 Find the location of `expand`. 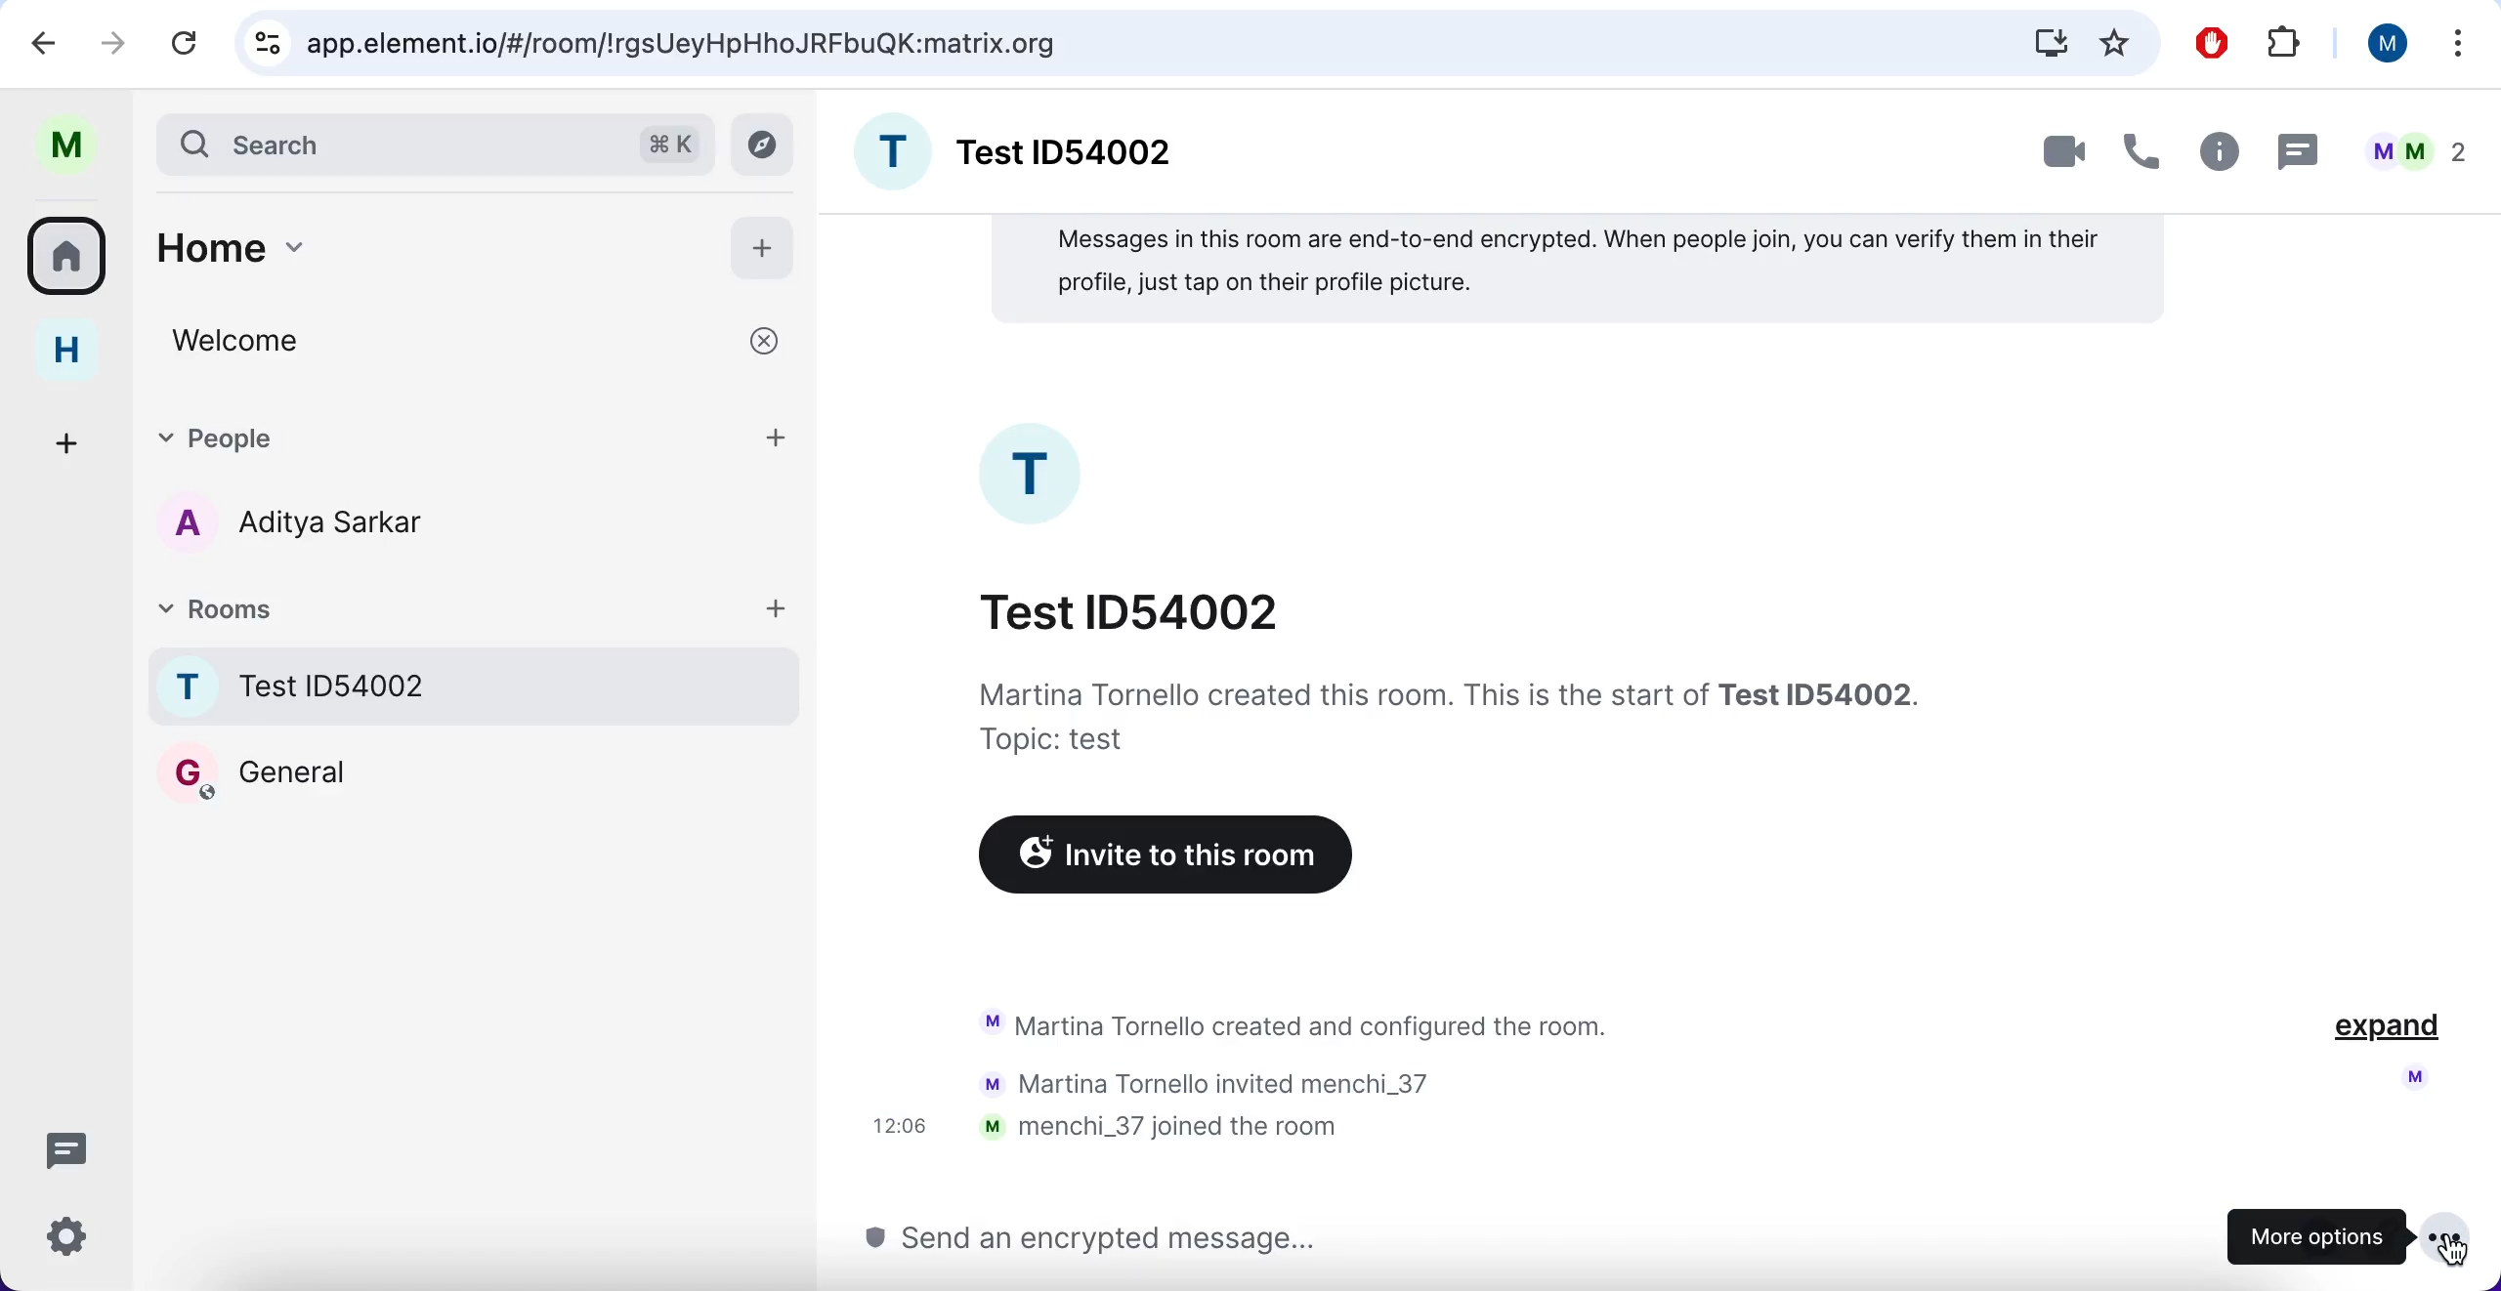

expand is located at coordinates (2386, 1028).